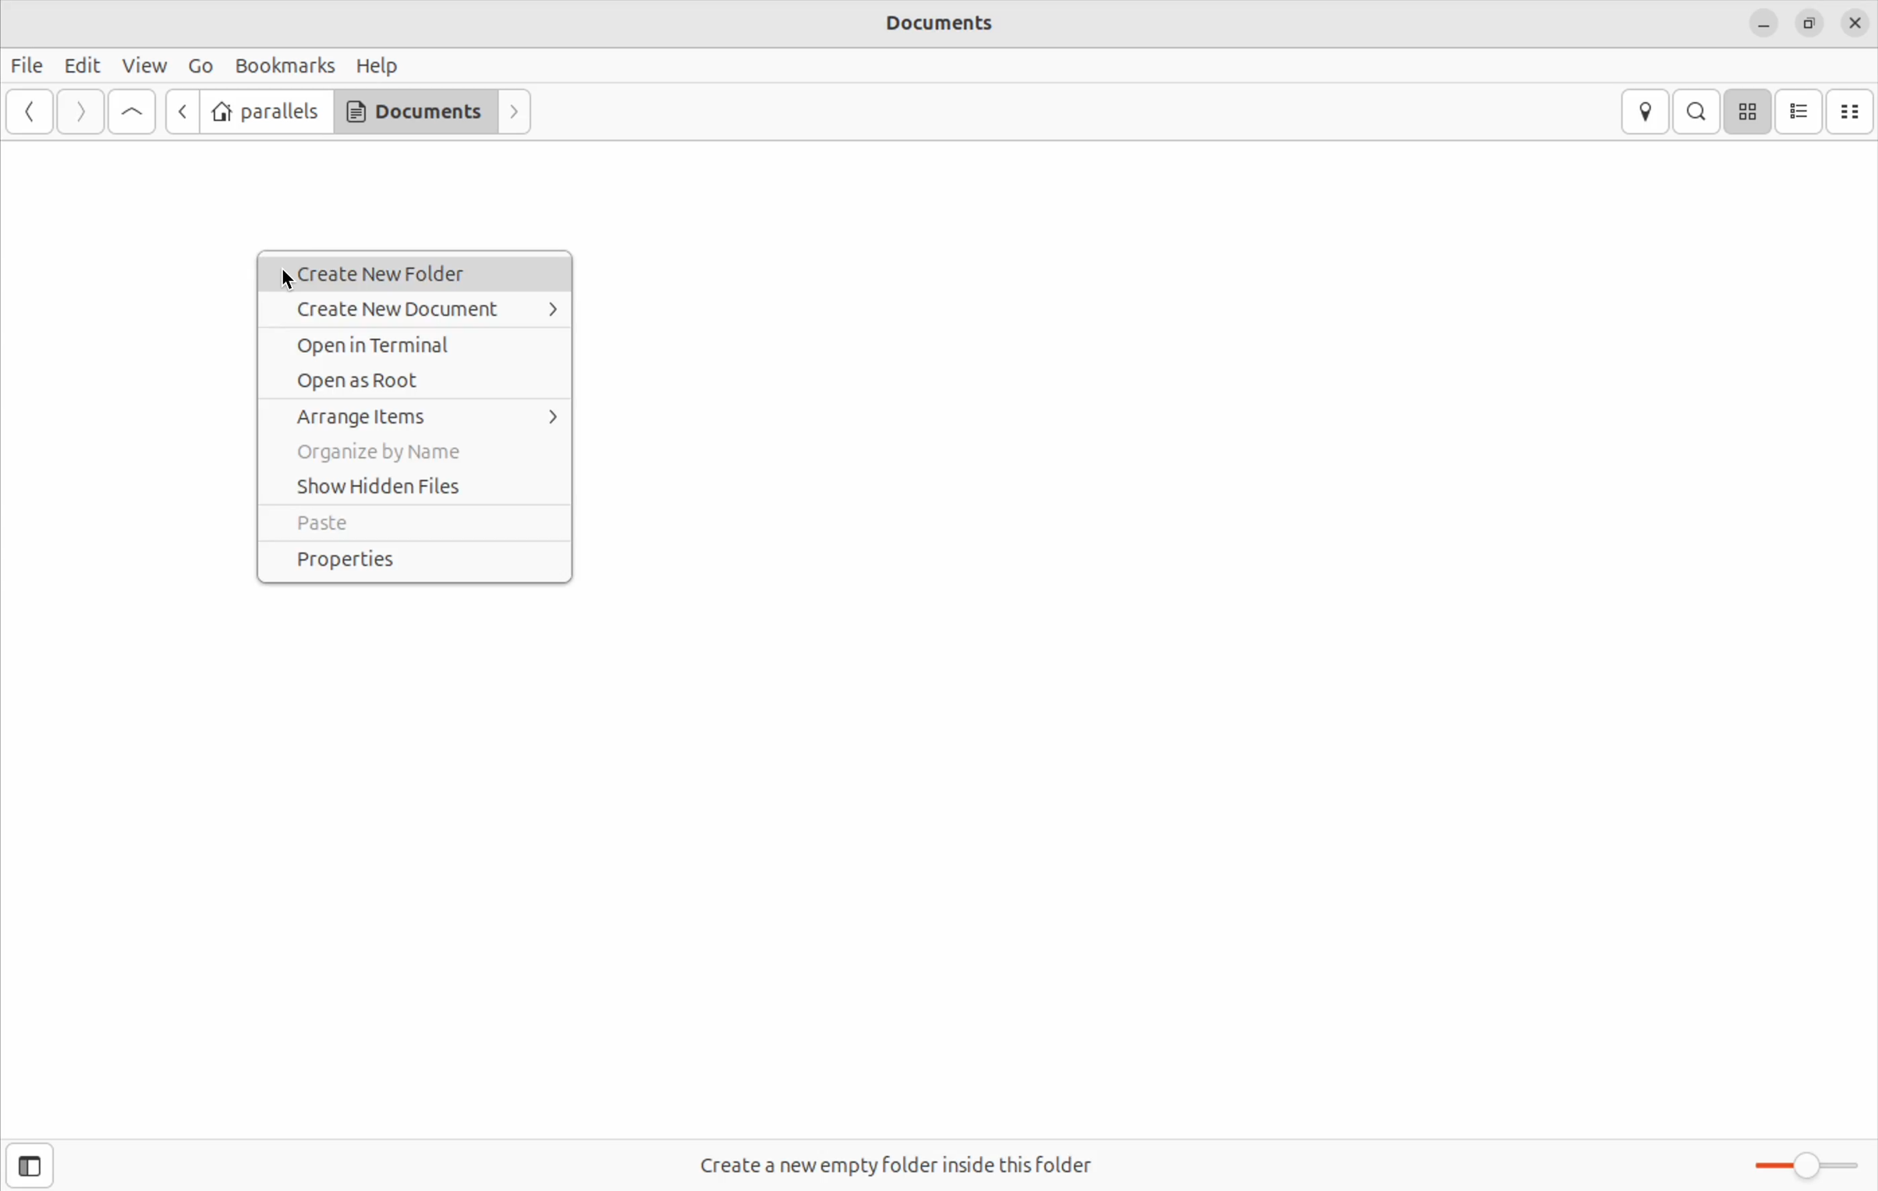  I want to click on Create New Document, so click(413, 311).